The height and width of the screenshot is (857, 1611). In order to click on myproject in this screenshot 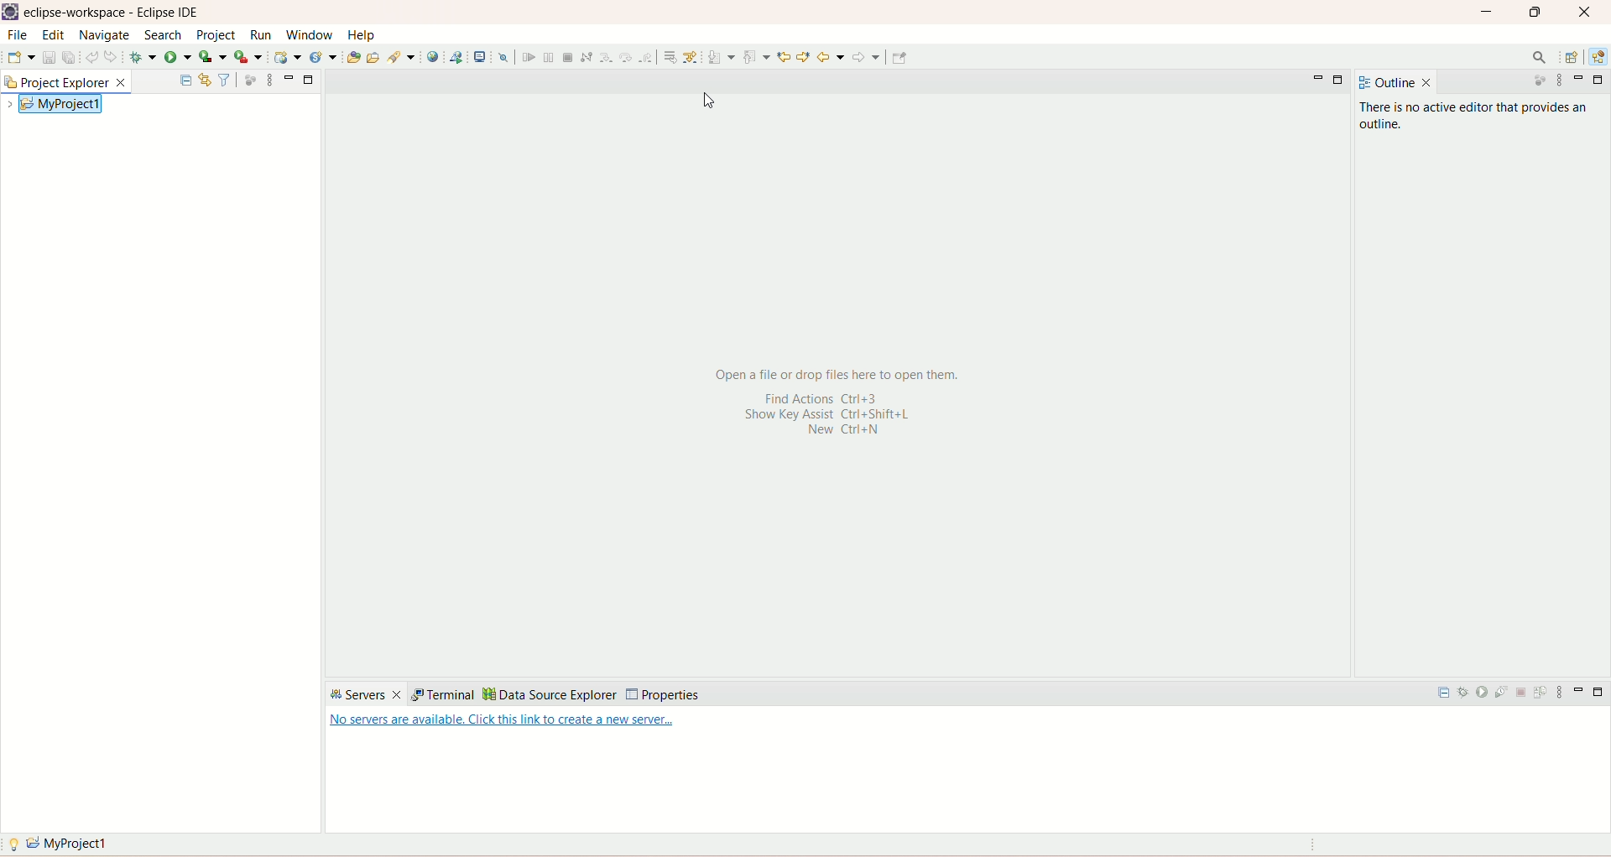, I will do `click(60, 844)`.